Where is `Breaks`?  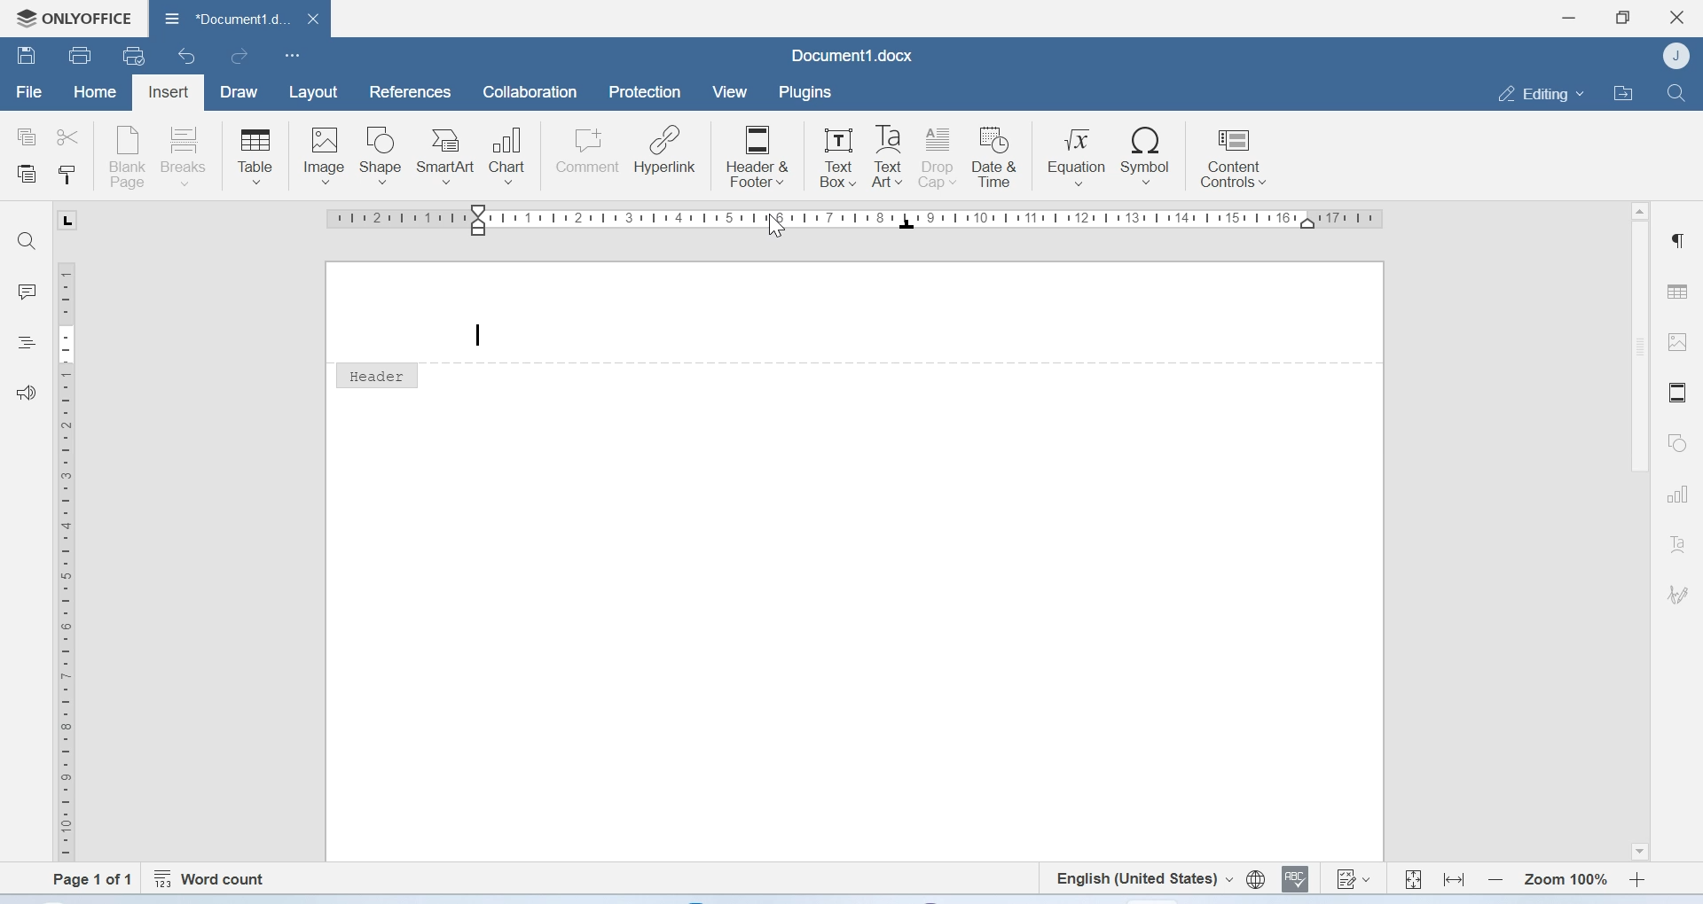 Breaks is located at coordinates (189, 155).